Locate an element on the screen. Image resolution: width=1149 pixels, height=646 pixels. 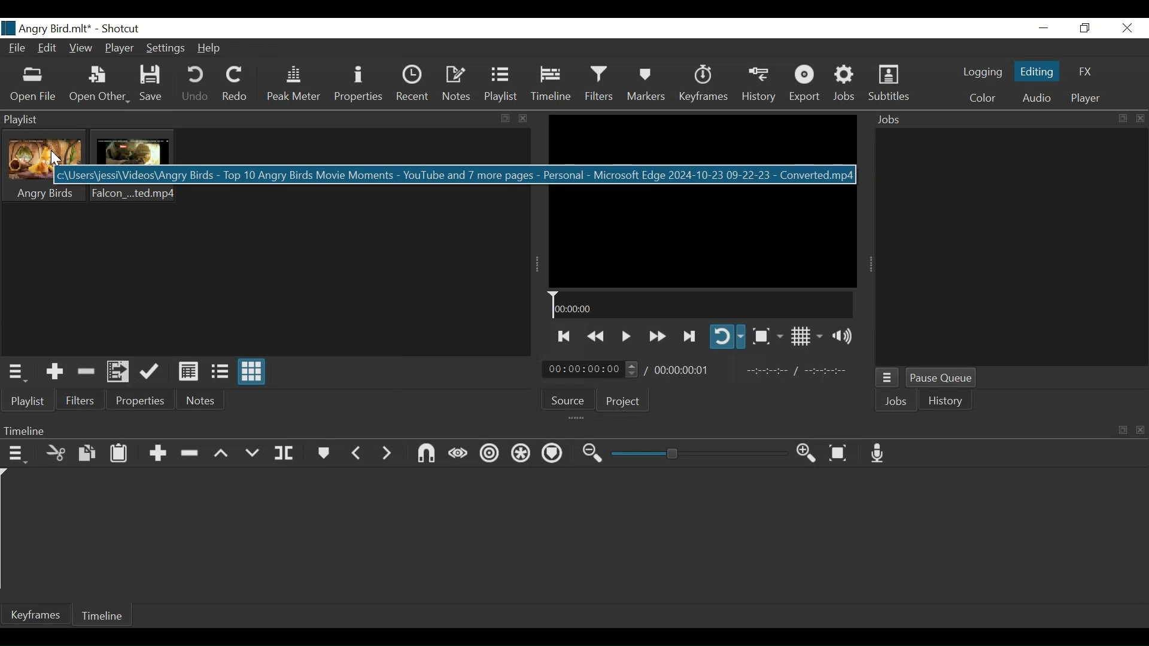
Project is located at coordinates (624, 403).